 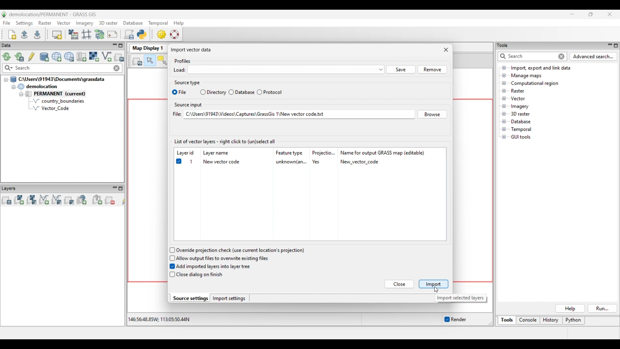 What do you see at coordinates (527, 56) in the screenshot?
I see `Type in or enter details for quick search` at bounding box center [527, 56].